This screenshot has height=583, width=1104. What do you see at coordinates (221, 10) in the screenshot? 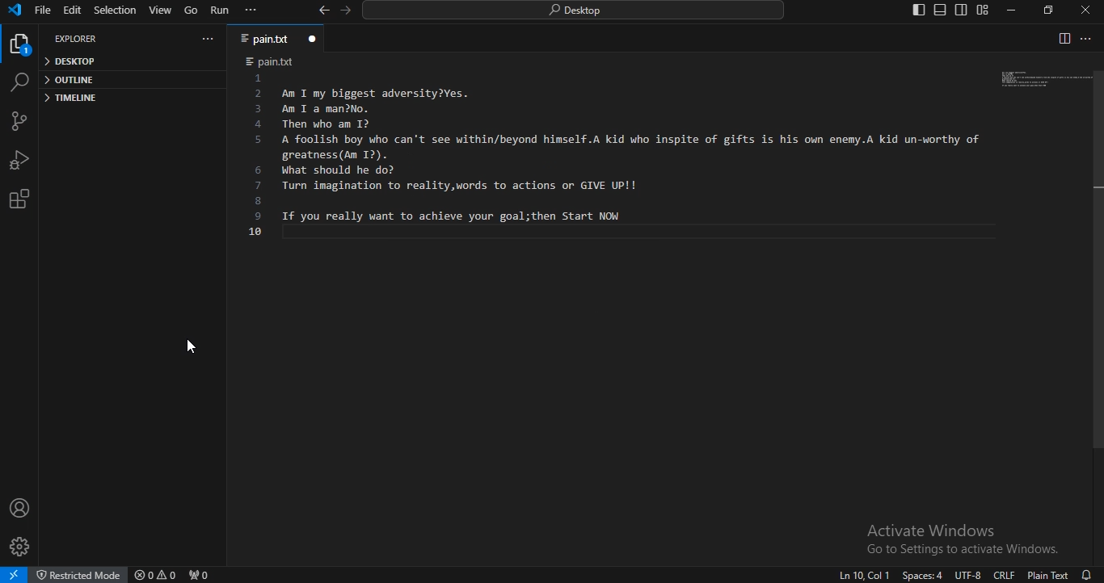
I see `run` at bounding box center [221, 10].